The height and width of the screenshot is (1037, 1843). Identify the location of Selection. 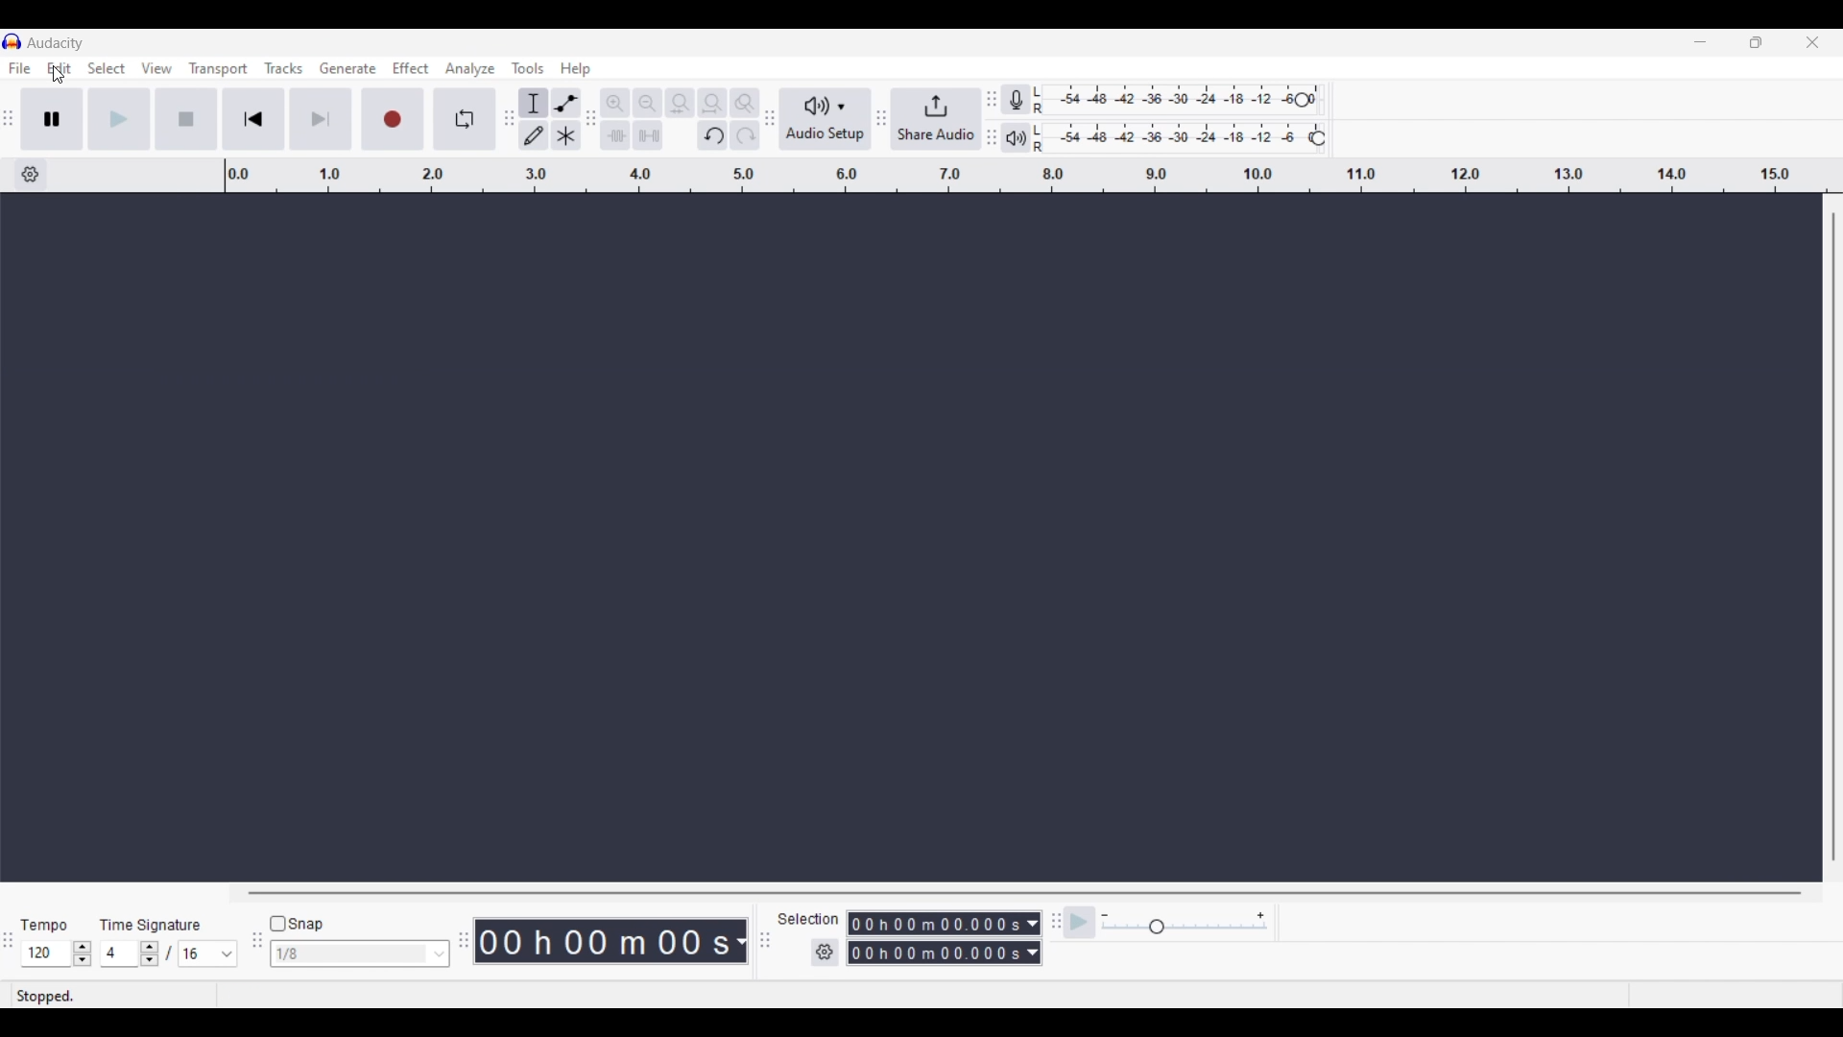
(806, 919).